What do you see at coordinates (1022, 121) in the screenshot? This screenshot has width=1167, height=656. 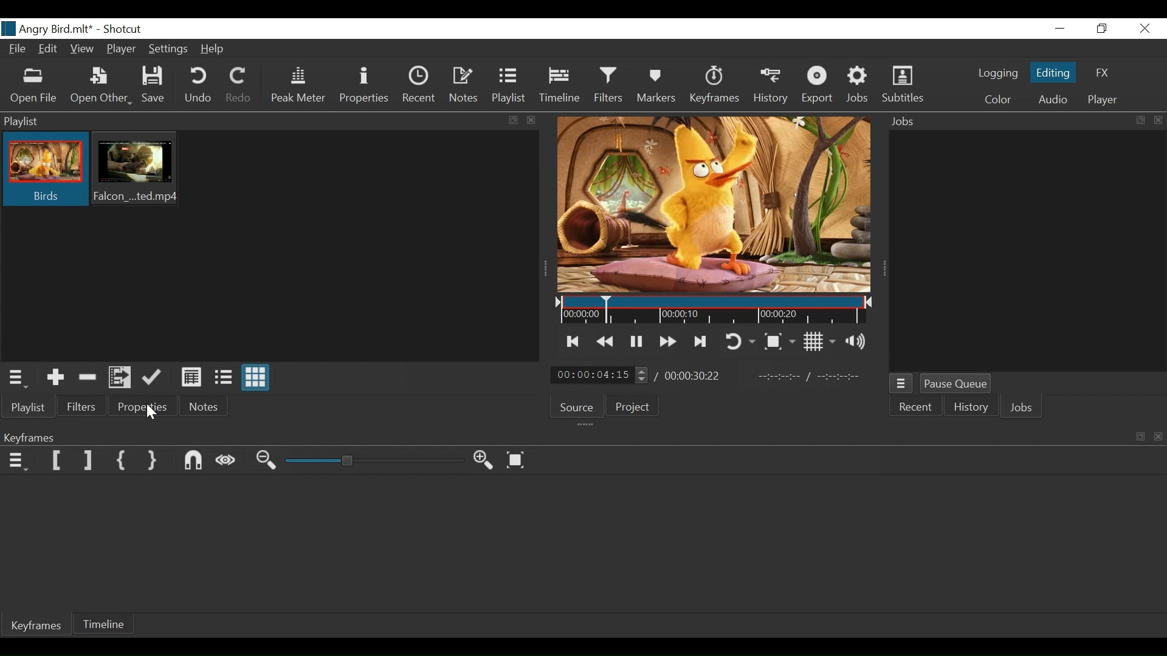 I see `Jobs Panel` at bounding box center [1022, 121].